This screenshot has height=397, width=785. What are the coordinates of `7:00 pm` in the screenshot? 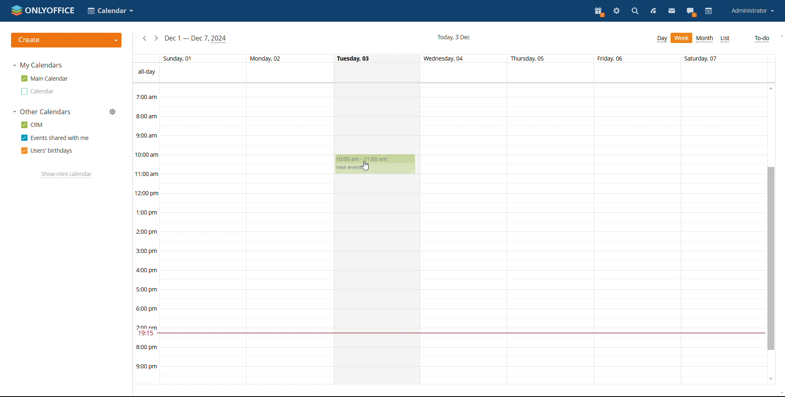 It's located at (147, 327).